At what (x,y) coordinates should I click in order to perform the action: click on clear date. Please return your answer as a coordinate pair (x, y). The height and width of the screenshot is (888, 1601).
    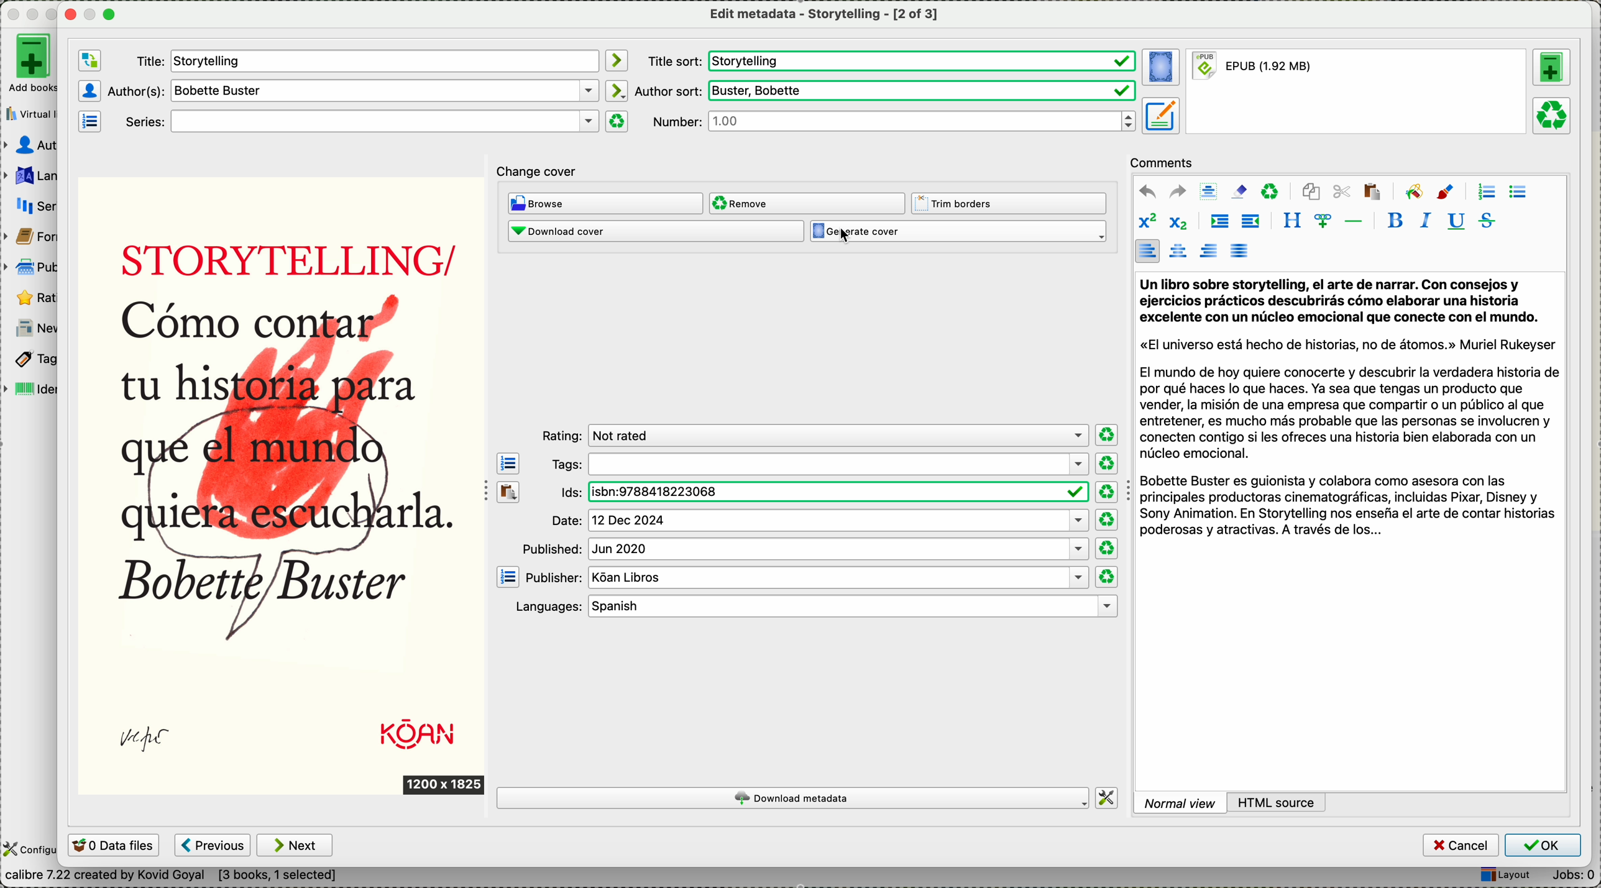
    Looking at the image, I should click on (1108, 464).